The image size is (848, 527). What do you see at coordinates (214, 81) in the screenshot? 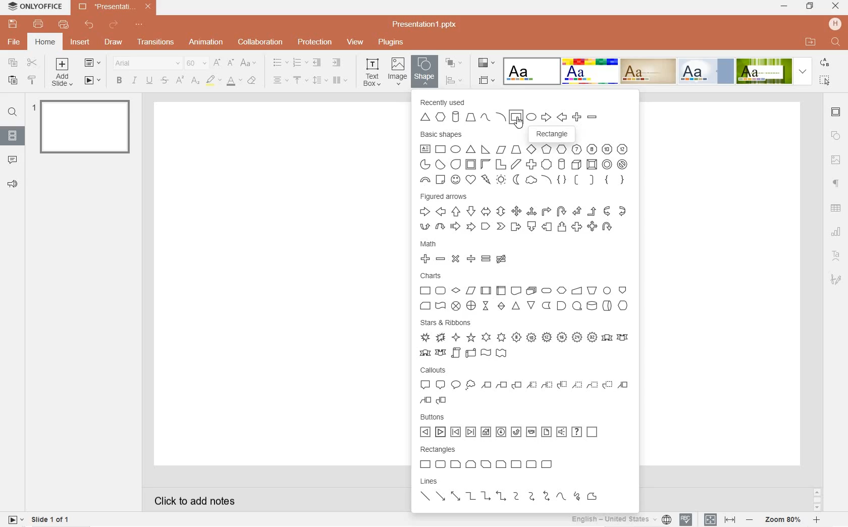
I see `highlight color` at bounding box center [214, 81].